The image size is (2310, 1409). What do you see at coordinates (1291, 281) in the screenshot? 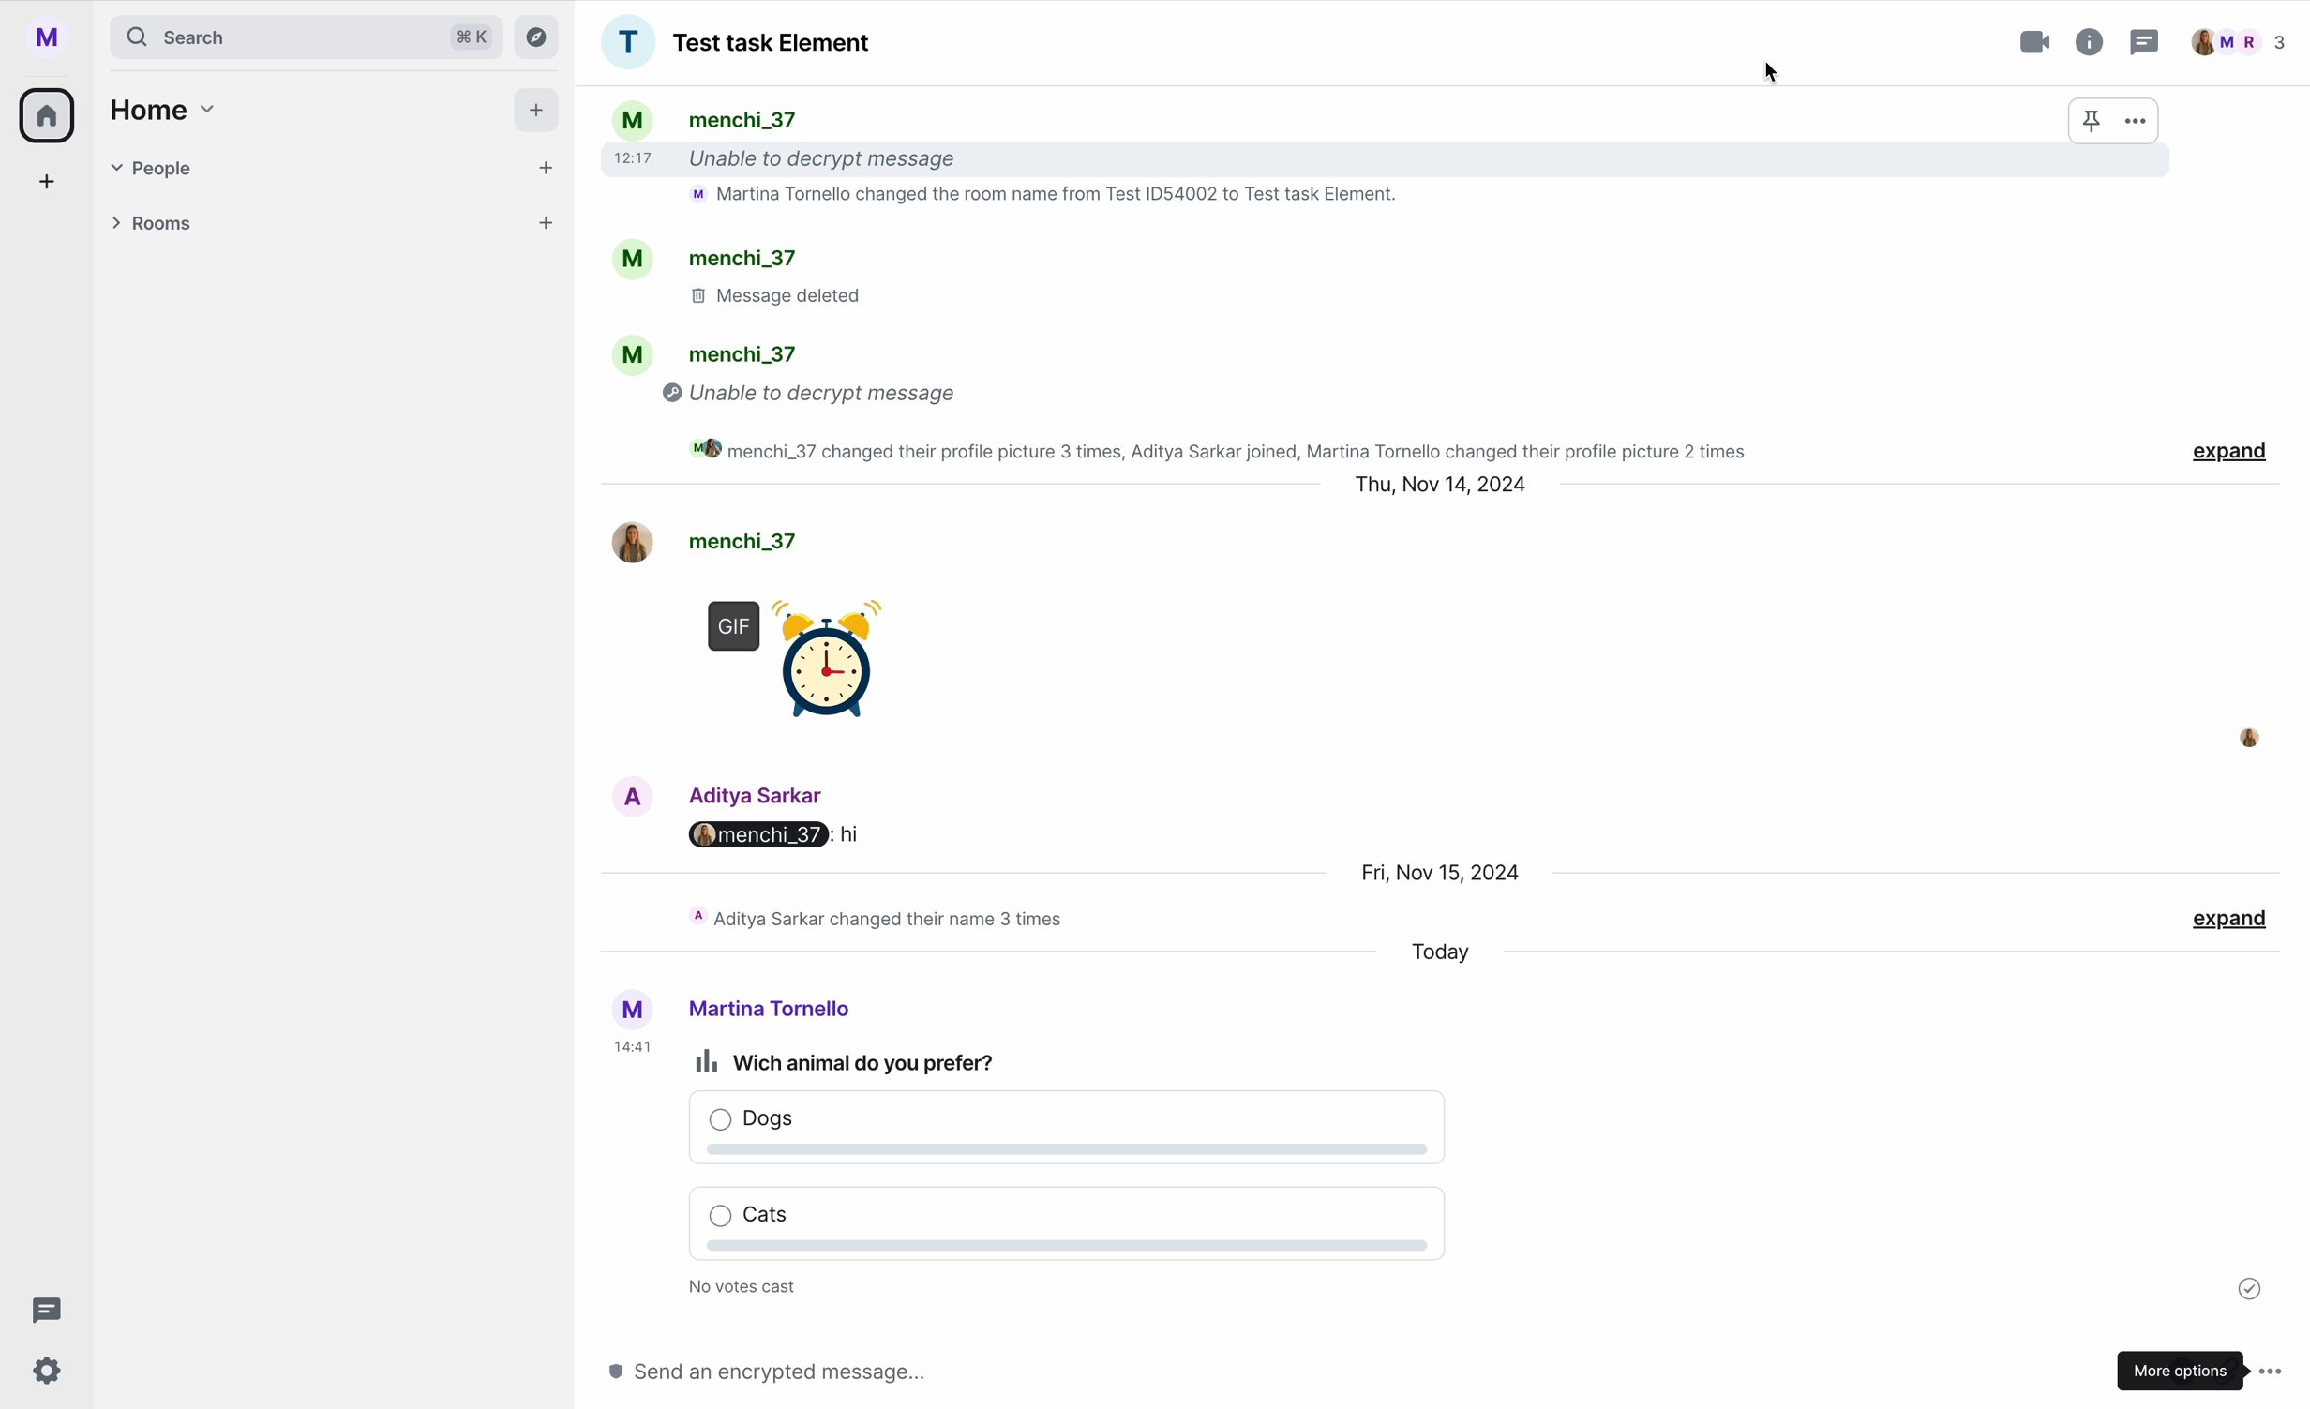
I see `activity chat` at bounding box center [1291, 281].